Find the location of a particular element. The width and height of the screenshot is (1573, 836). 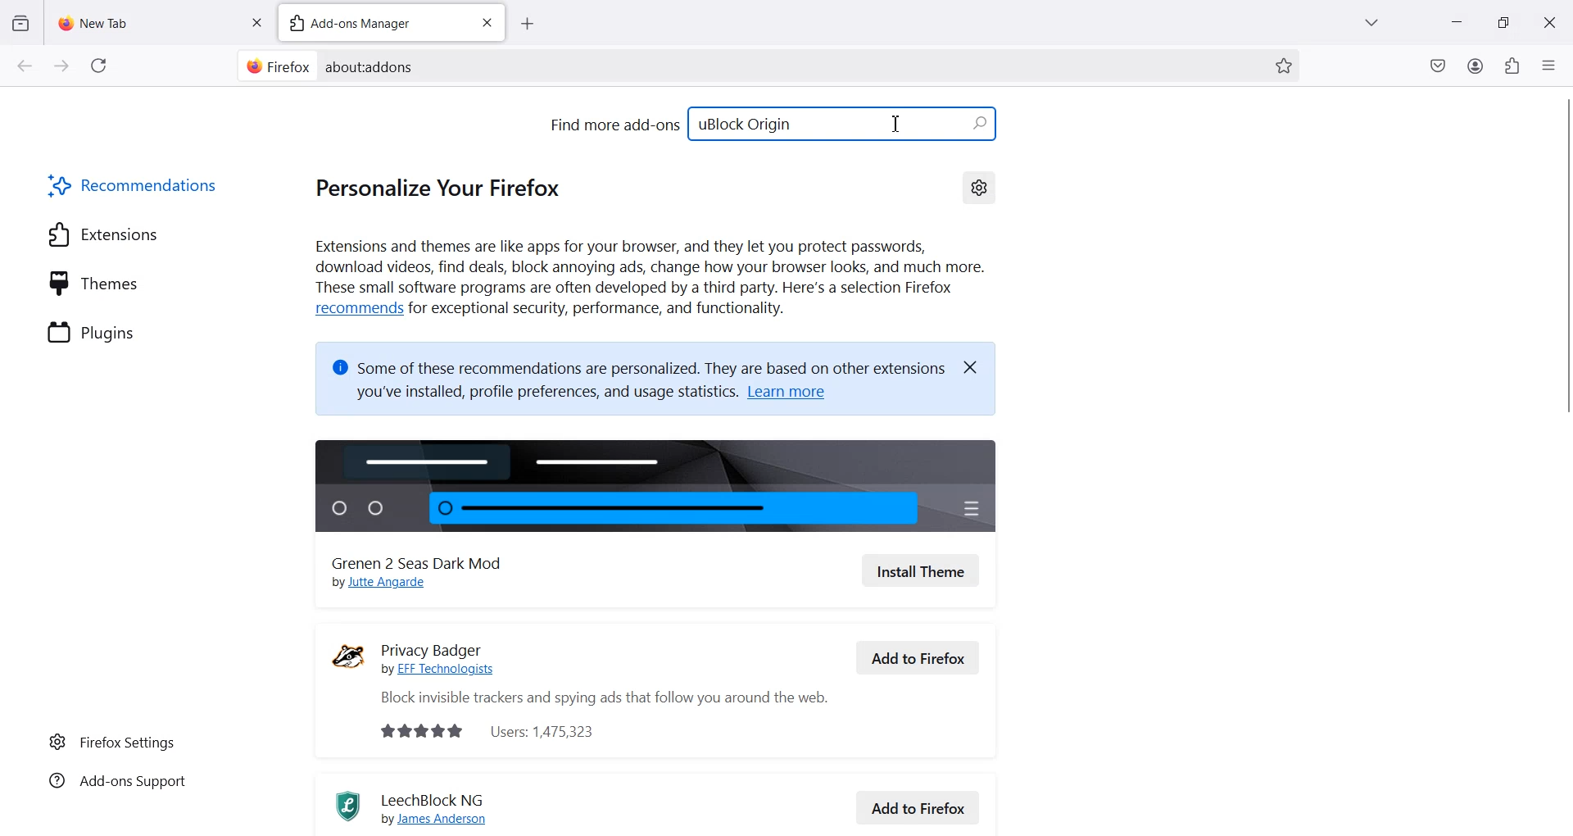

Add to Firefox is located at coordinates (918, 657).